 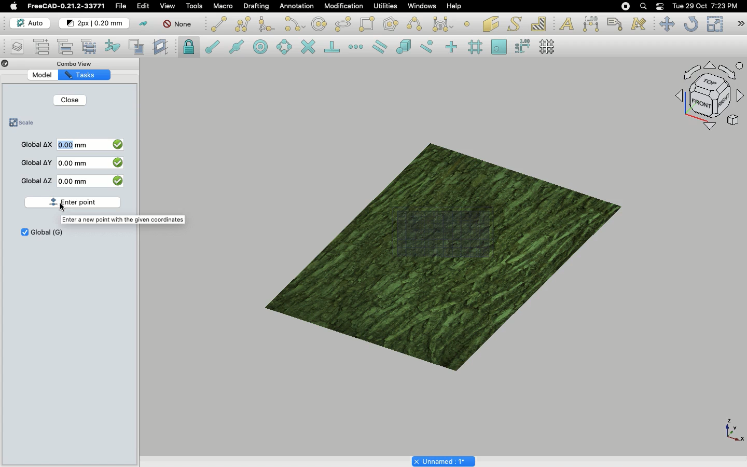 I want to click on Add new named group, so click(x=42, y=46).